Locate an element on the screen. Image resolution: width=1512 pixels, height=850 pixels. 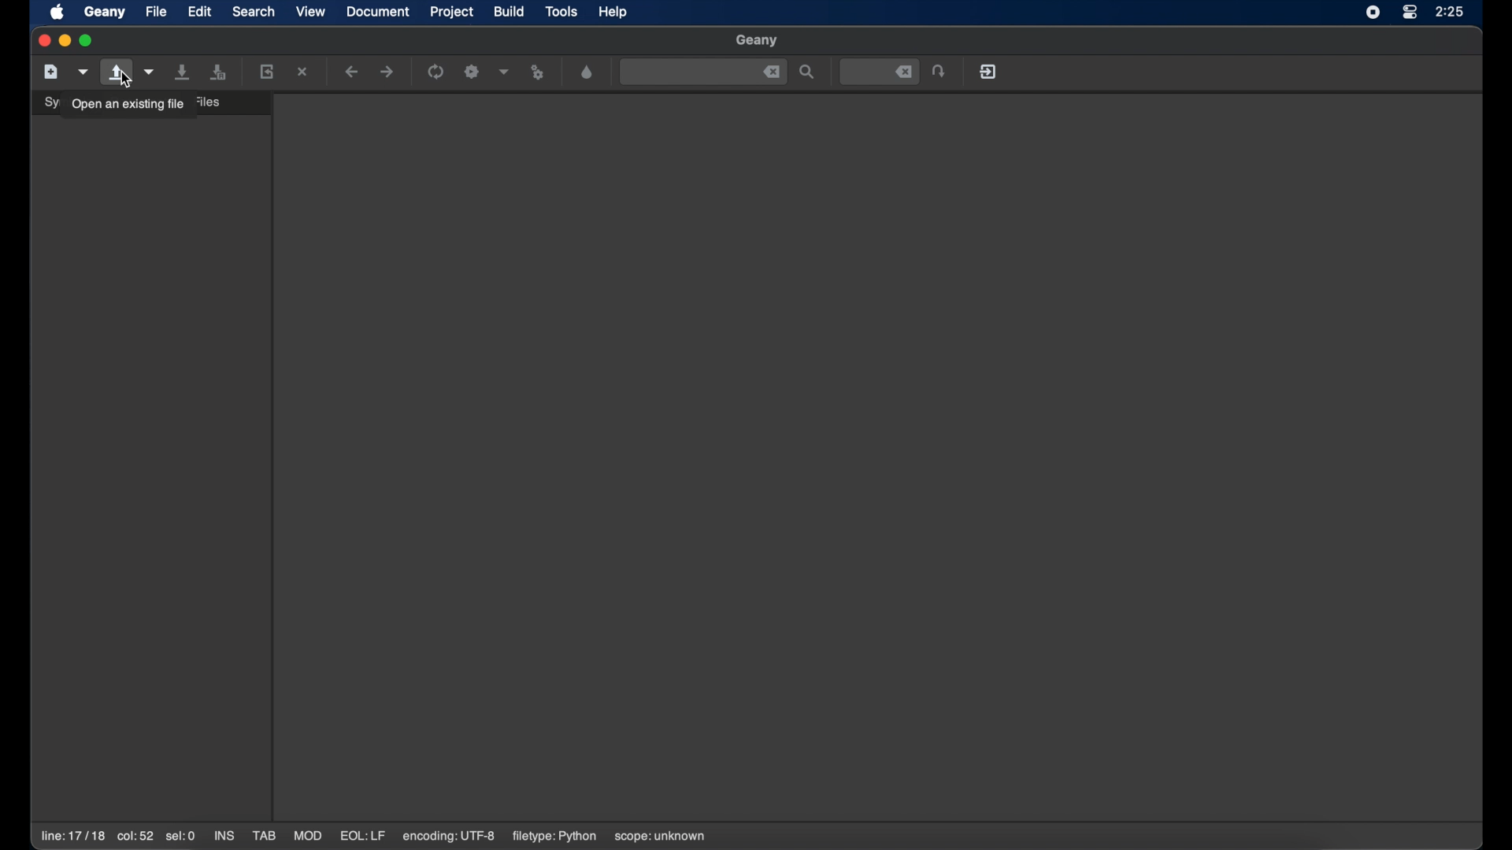
open recent file is located at coordinates (150, 72).